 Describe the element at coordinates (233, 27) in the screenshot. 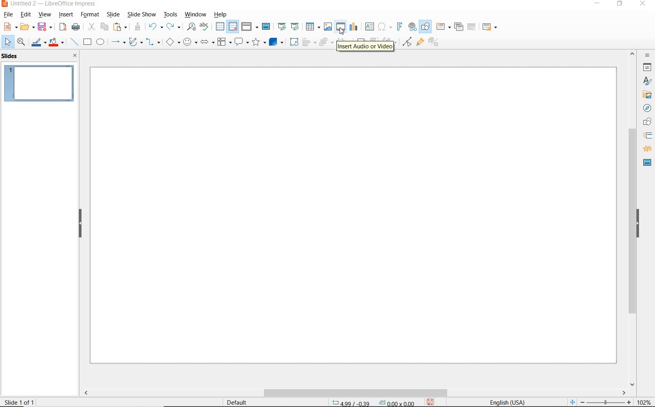

I see `SNAP TO GRID` at that location.